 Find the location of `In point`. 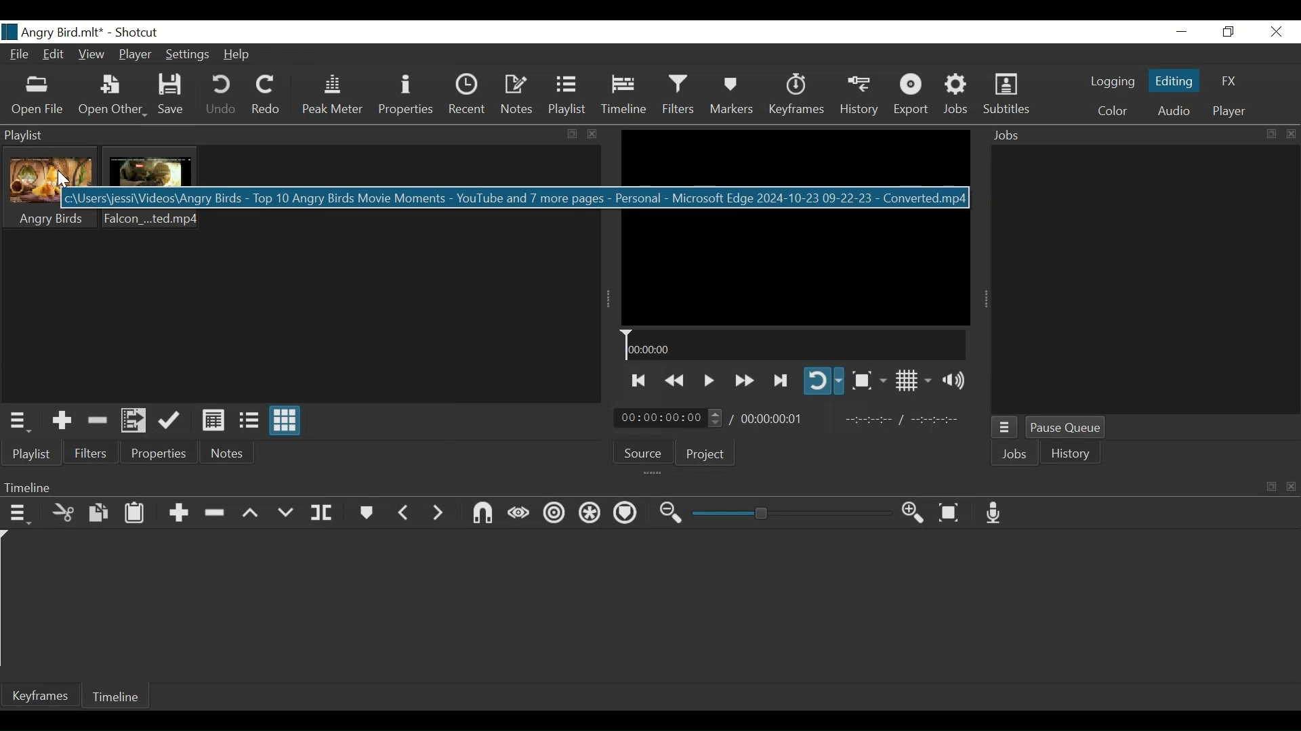

In point is located at coordinates (909, 419).